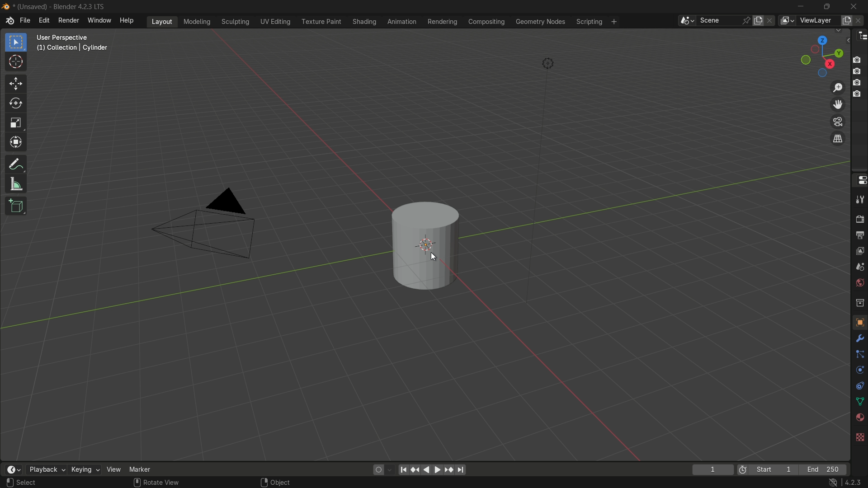 This screenshot has height=488, width=868. What do you see at coordinates (73, 37) in the screenshot?
I see `User Perspective` at bounding box center [73, 37].